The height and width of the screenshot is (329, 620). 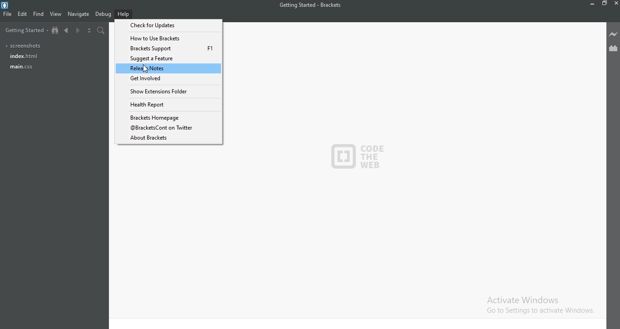 What do you see at coordinates (168, 116) in the screenshot?
I see `Brackets Homepage` at bounding box center [168, 116].